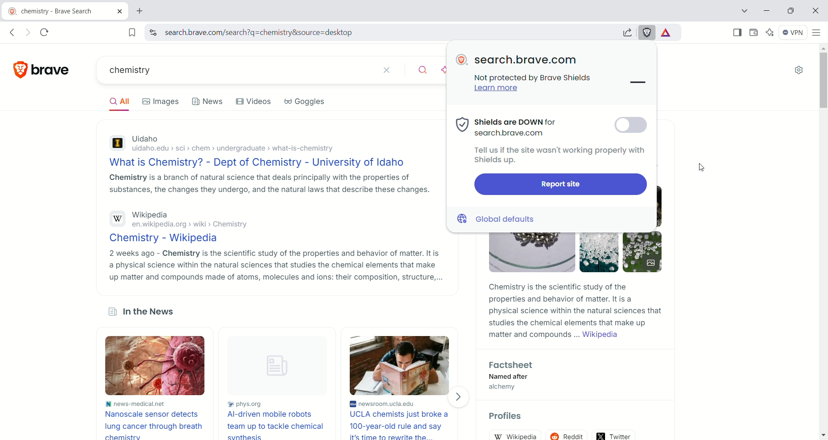 Image resolution: width=828 pixels, height=440 pixels. I want to click on Global defaults, so click(499, 218).